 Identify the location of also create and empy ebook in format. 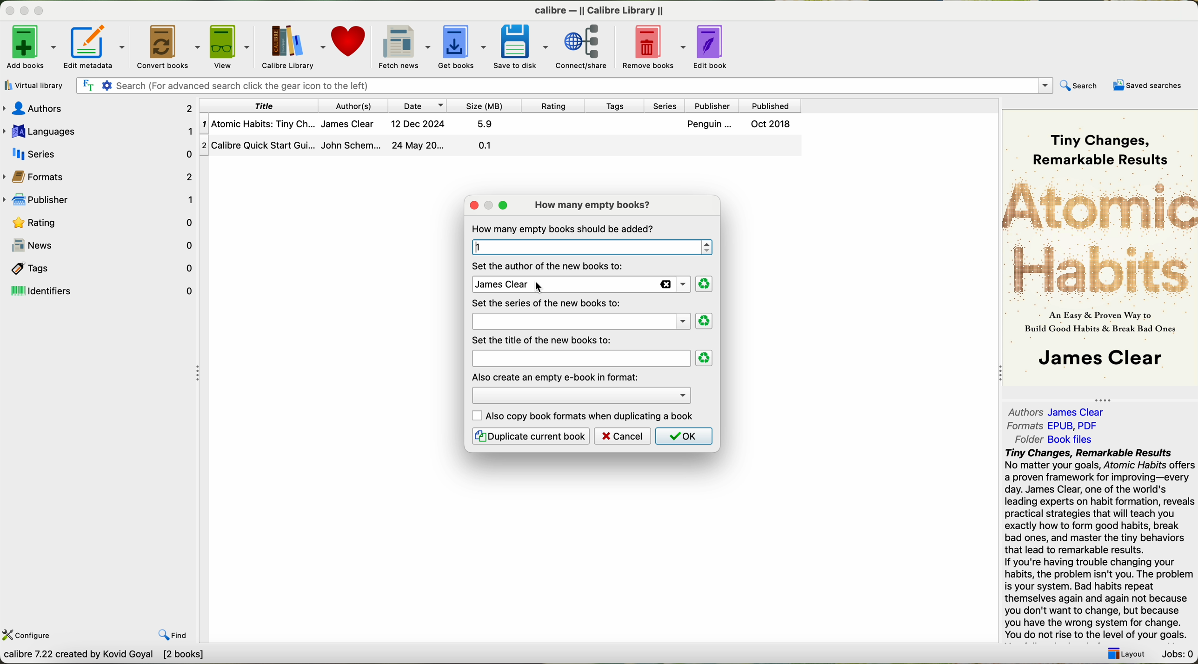
(556, 376).